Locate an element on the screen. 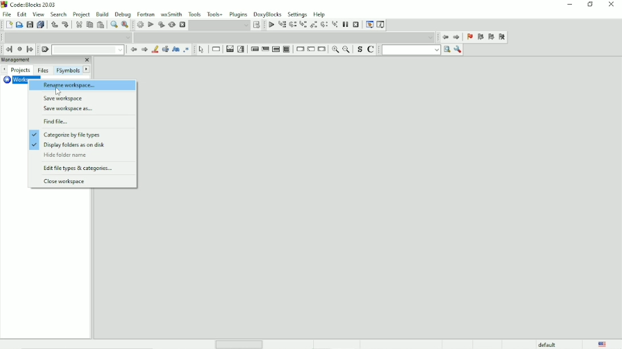 Image resolution: width=622 pixels, height=349 pixels. Fortran is located at coordinates (146, 14).